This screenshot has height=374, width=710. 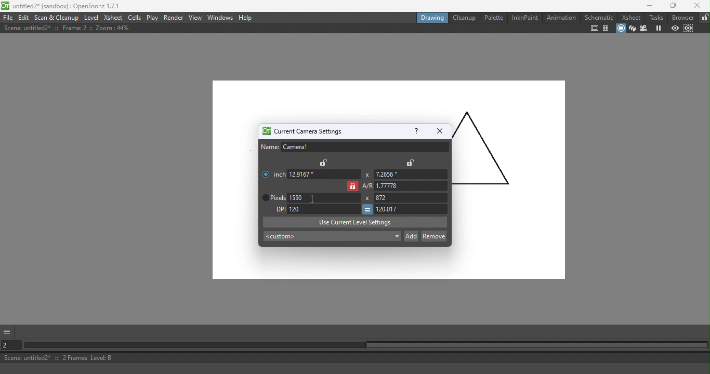 I want to click on Field guide, so click(x=606, y=29).